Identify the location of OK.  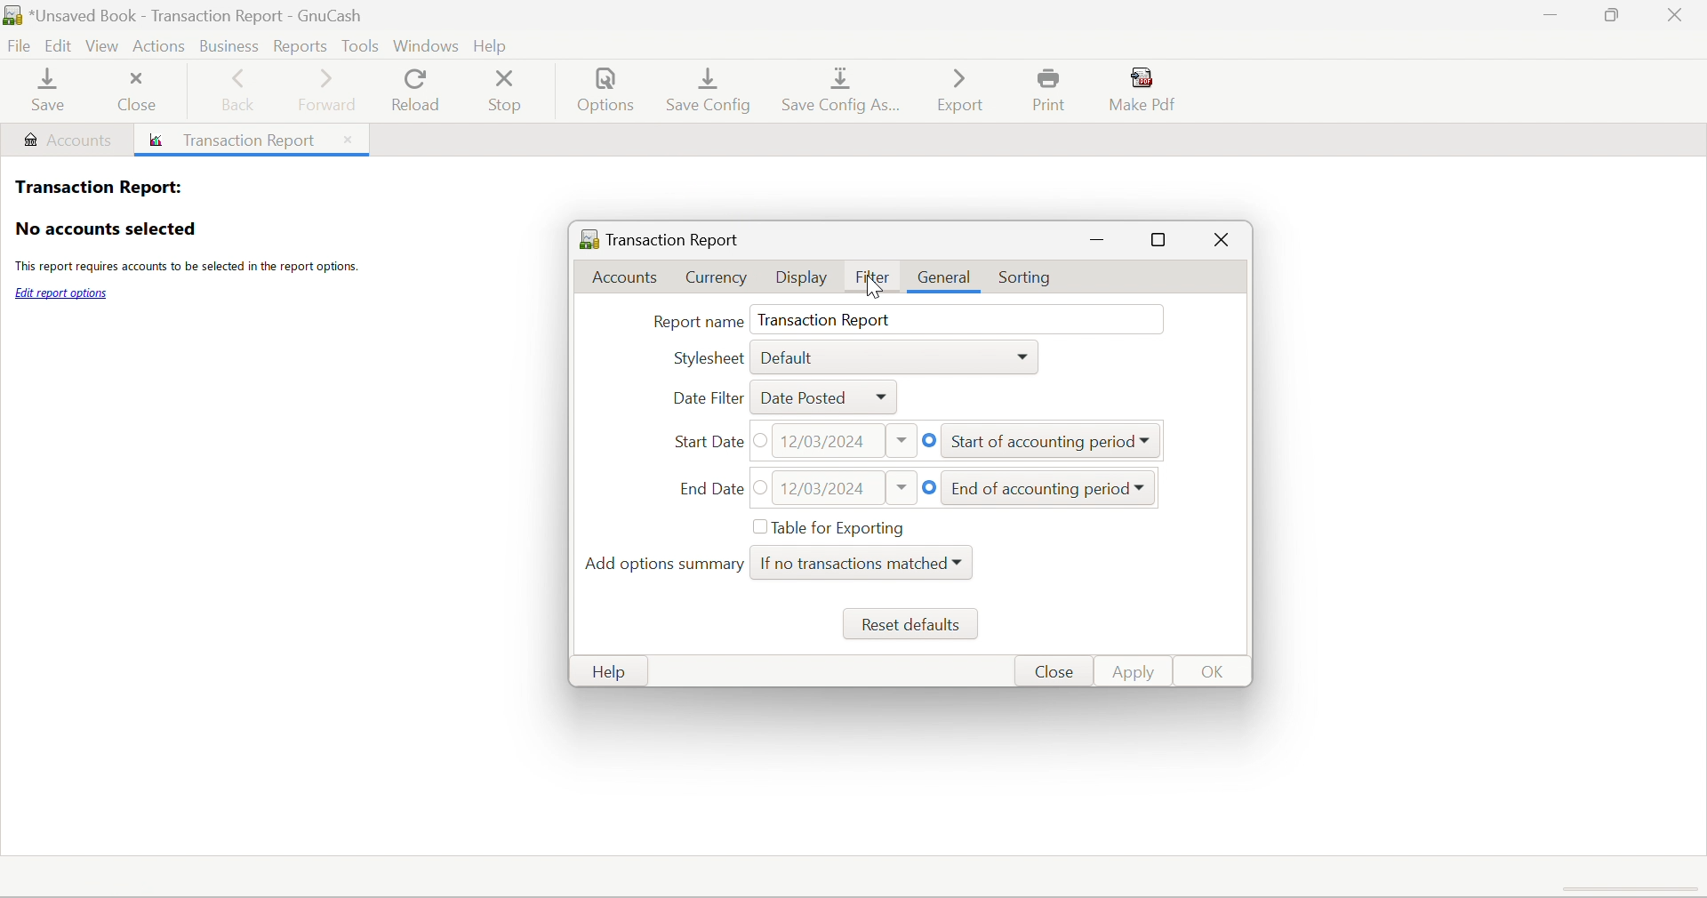
(1214, 673).